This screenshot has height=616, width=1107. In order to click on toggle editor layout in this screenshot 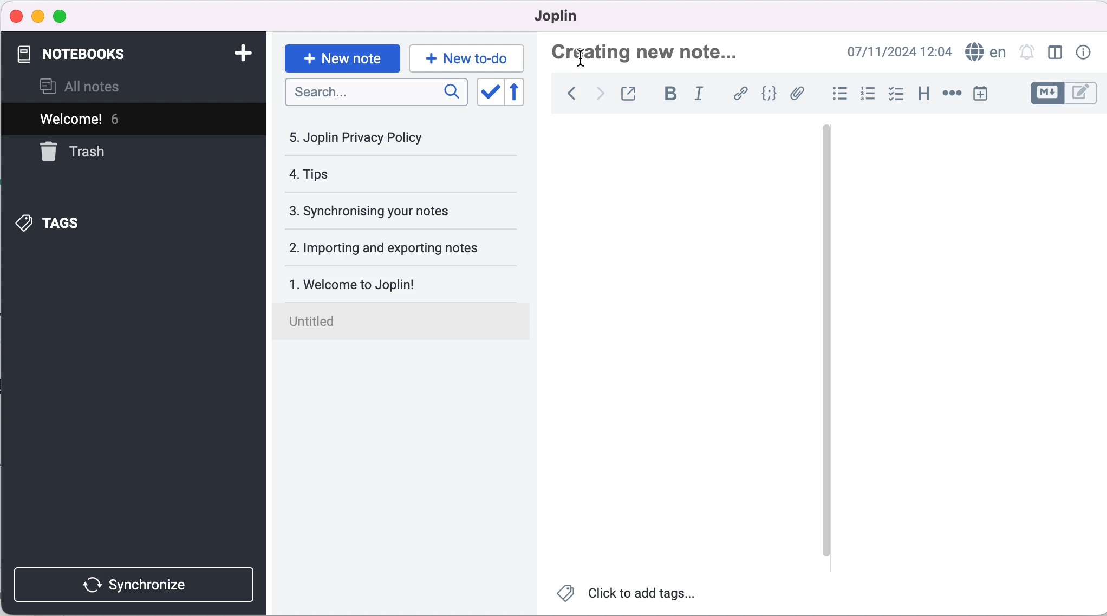, I will do `click(1052, 53)`.